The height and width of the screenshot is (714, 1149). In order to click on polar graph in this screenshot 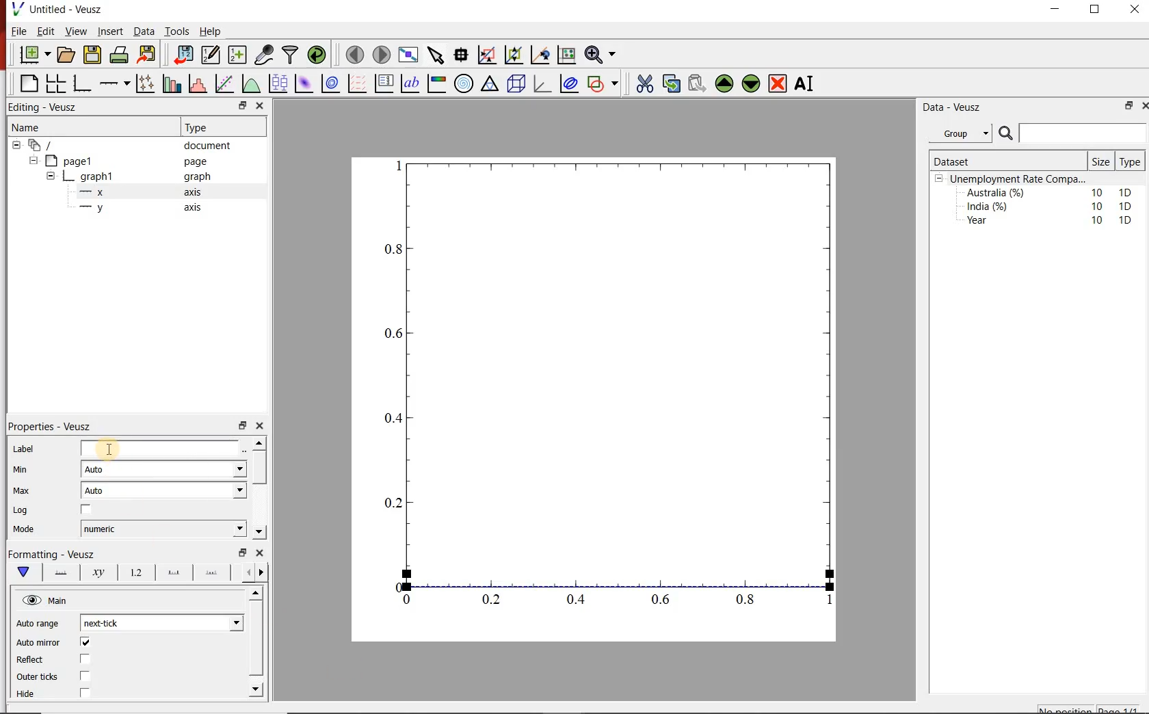, I will do `click(464, 84)`.